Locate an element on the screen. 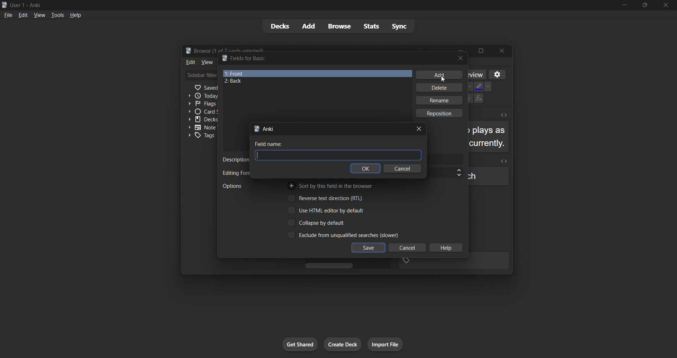  Sort by the field in the browser is located at coordinates (331, 187).